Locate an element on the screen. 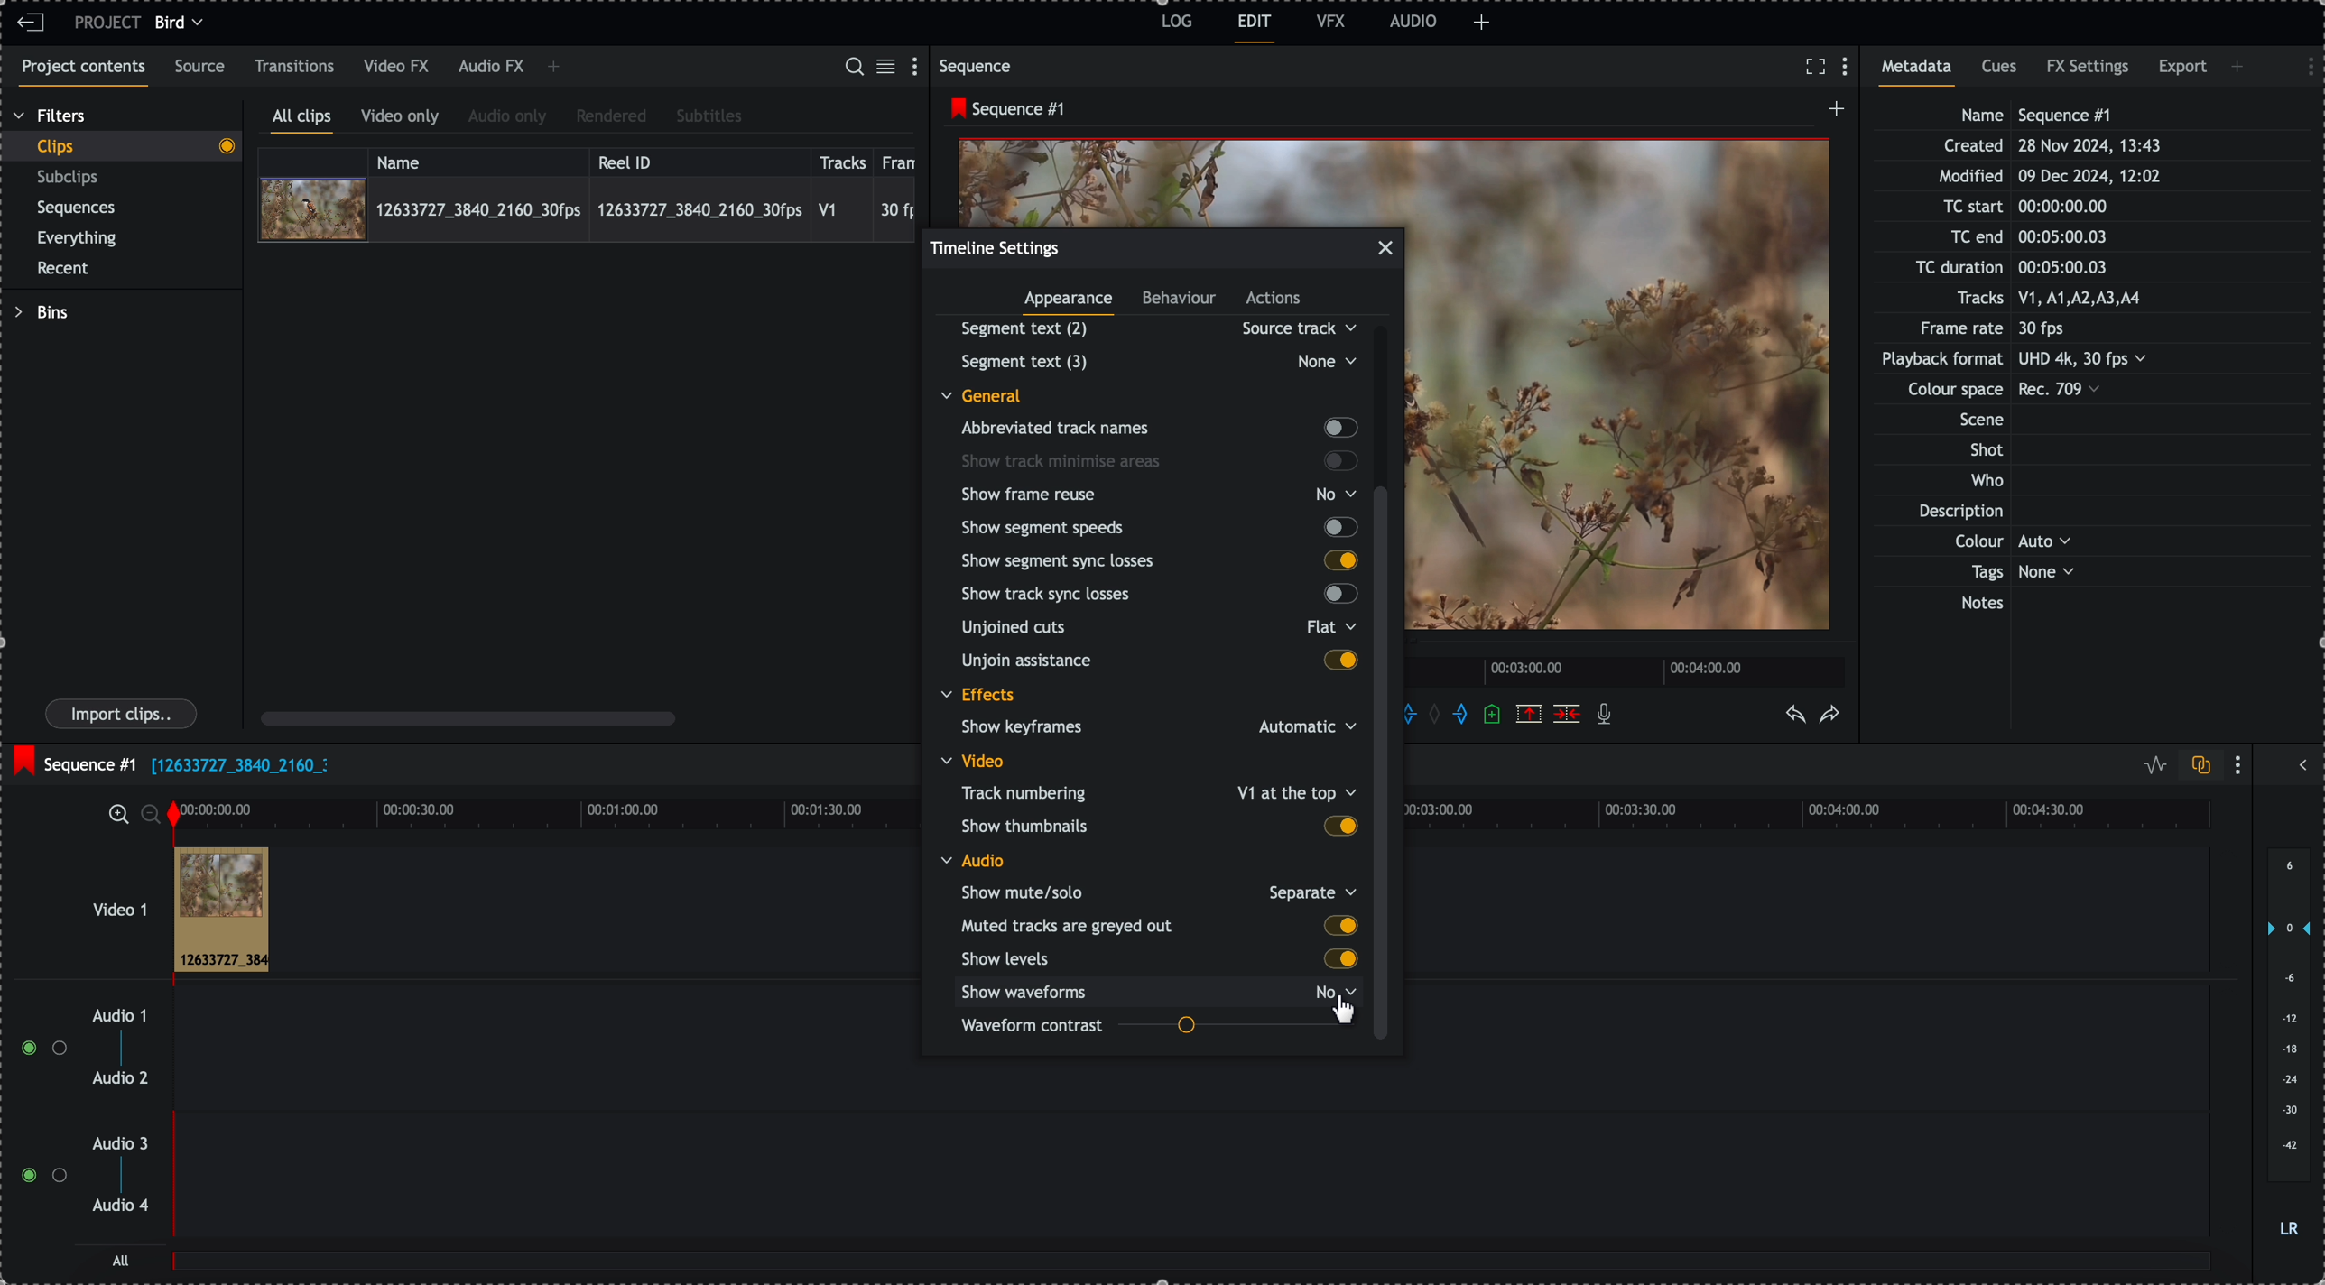  import clips button is located at coordinates (124, 715).